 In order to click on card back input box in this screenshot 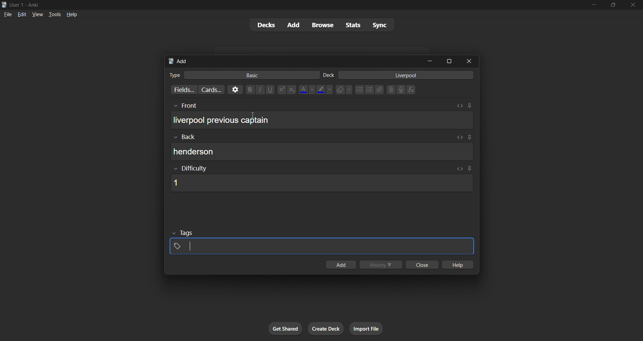, I will do `click(324, 148)`.